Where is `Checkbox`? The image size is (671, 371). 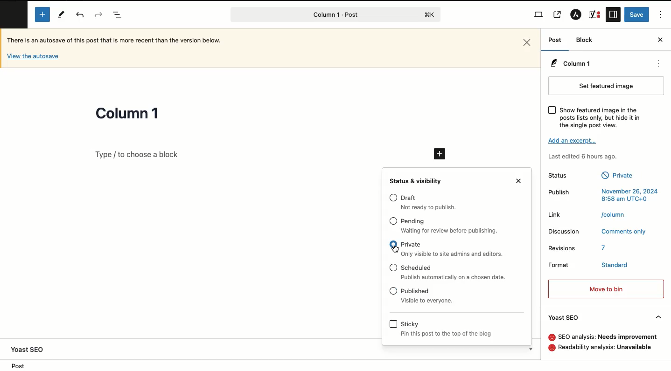 Checkbox is located at coordinates (393, 197).